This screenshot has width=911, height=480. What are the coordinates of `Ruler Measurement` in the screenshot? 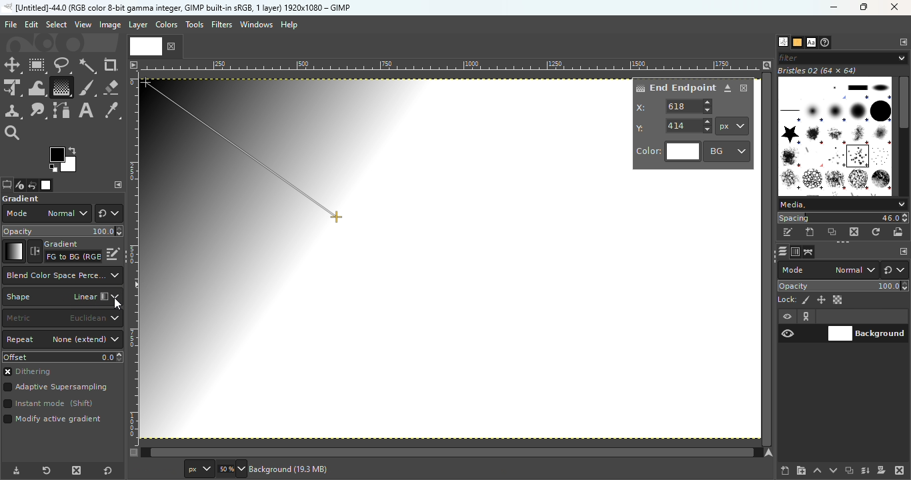 It's located at (451, 65).